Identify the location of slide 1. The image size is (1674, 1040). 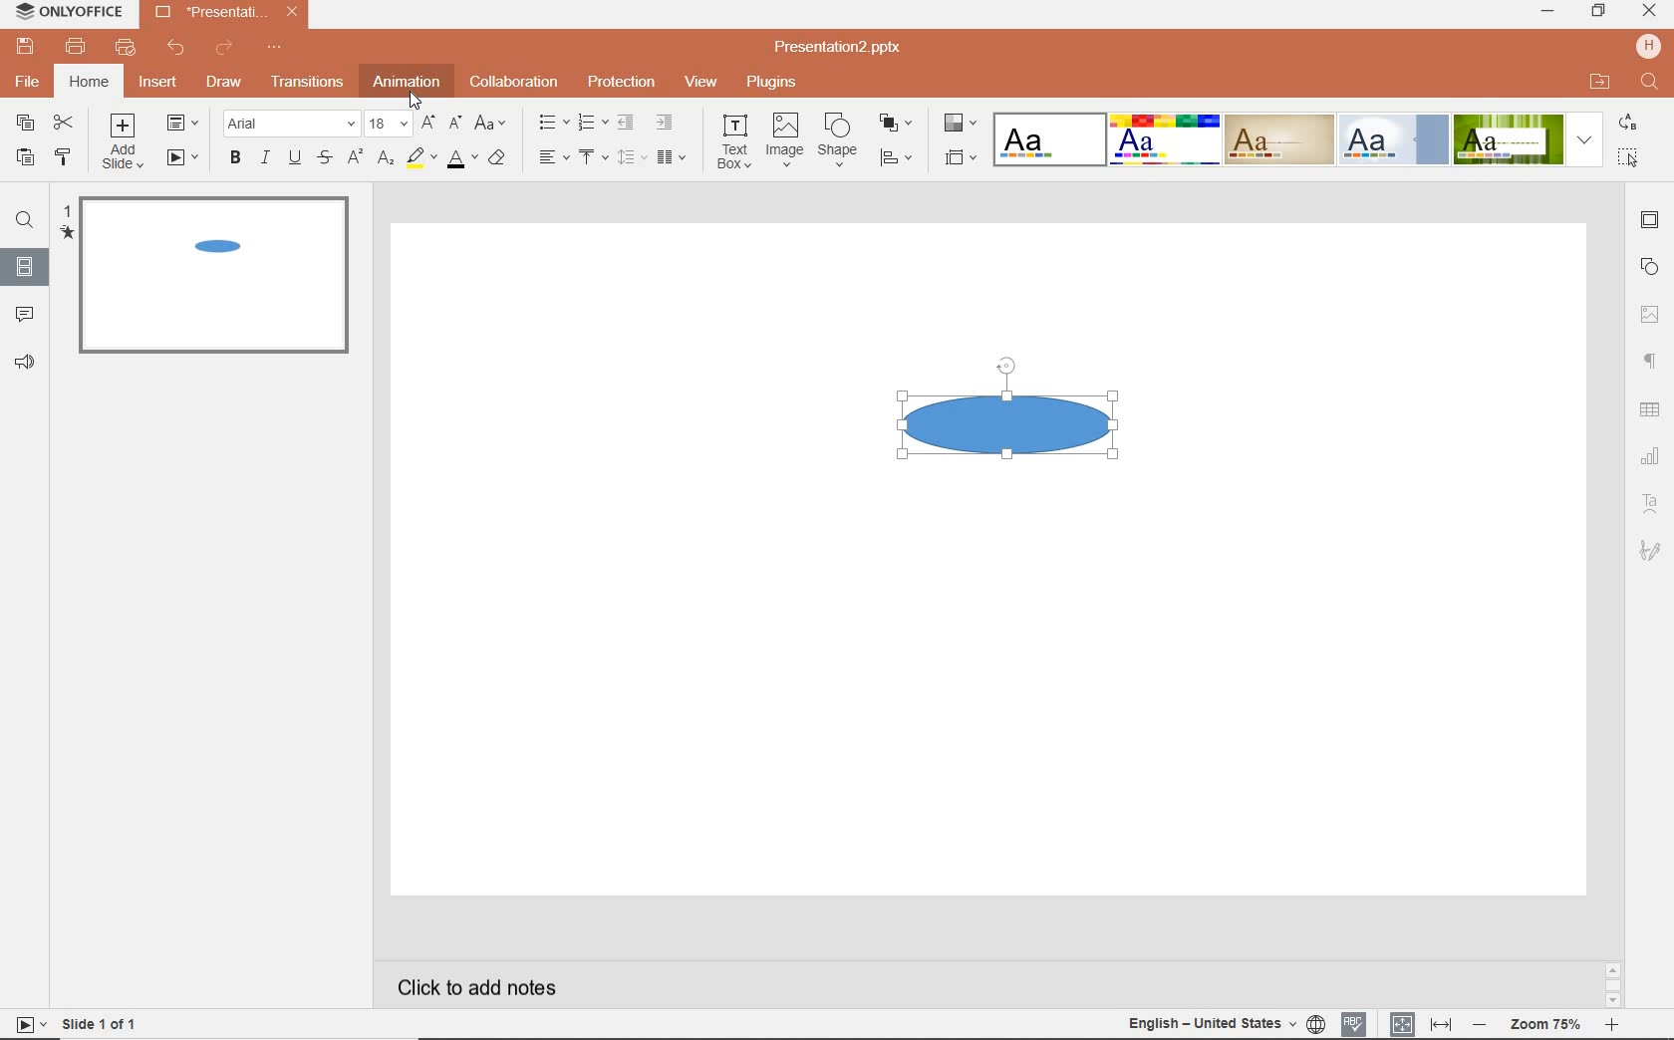
(211, 279).